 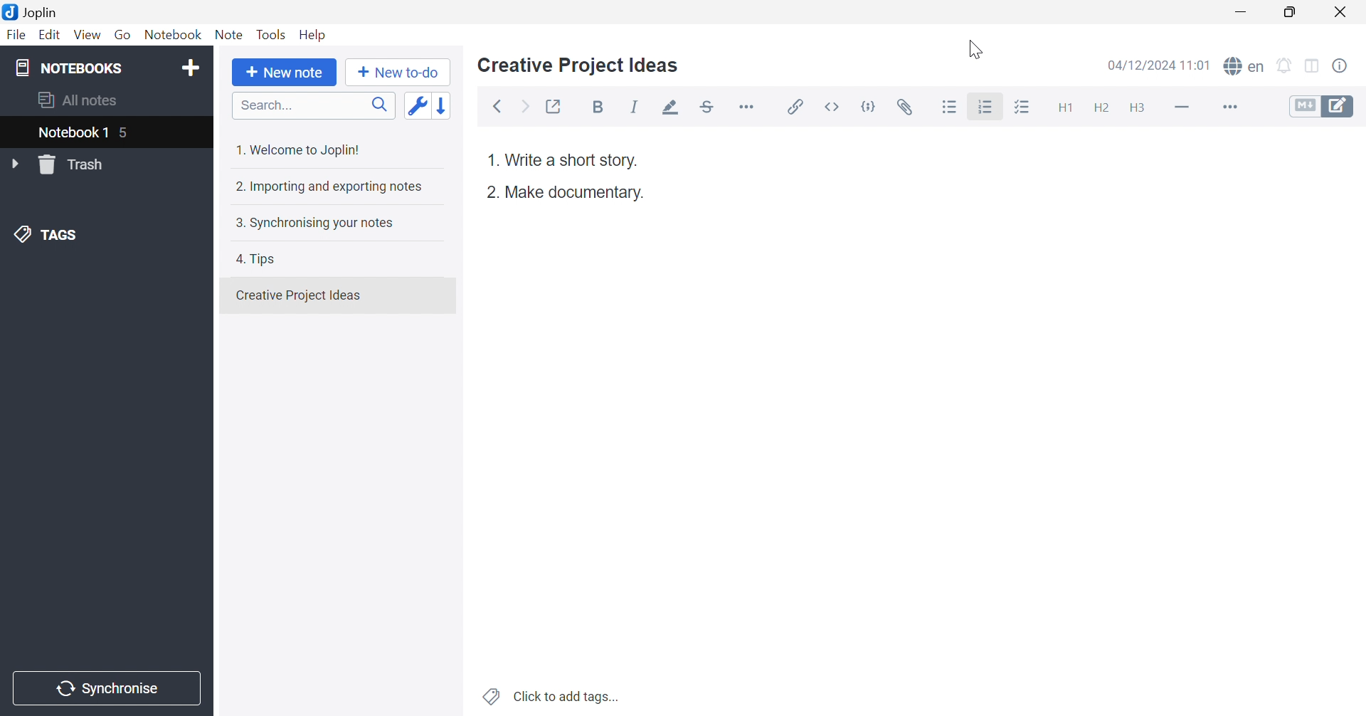 What do you see at coordinates (399, 73) in the screenshot?
I see `New to-do` at bounding box center [399, 73].